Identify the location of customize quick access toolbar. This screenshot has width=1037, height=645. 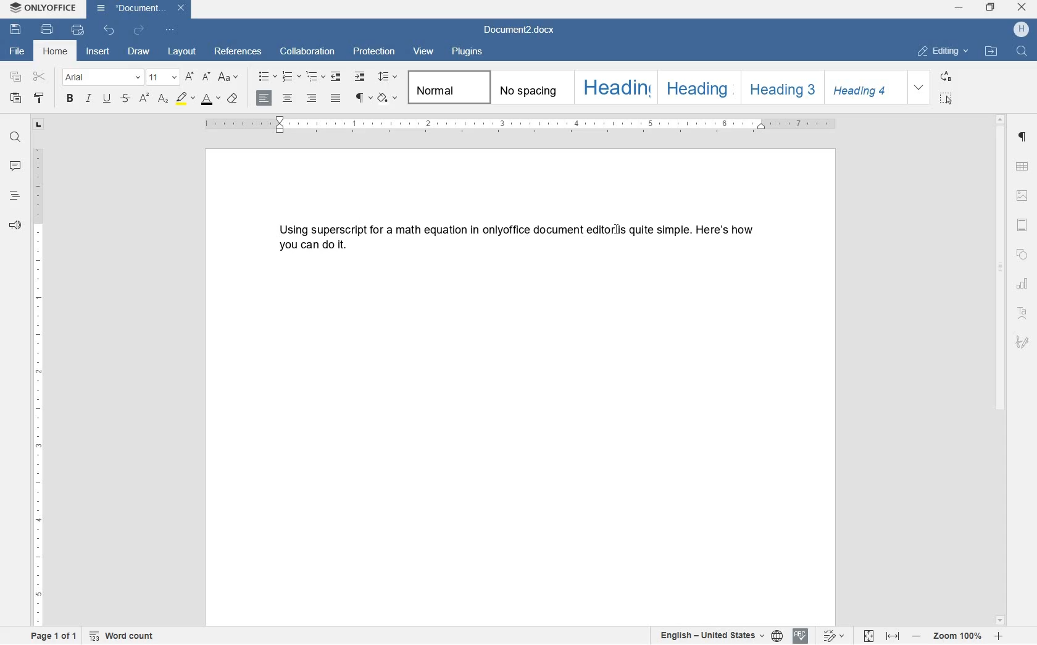
(169, 30).